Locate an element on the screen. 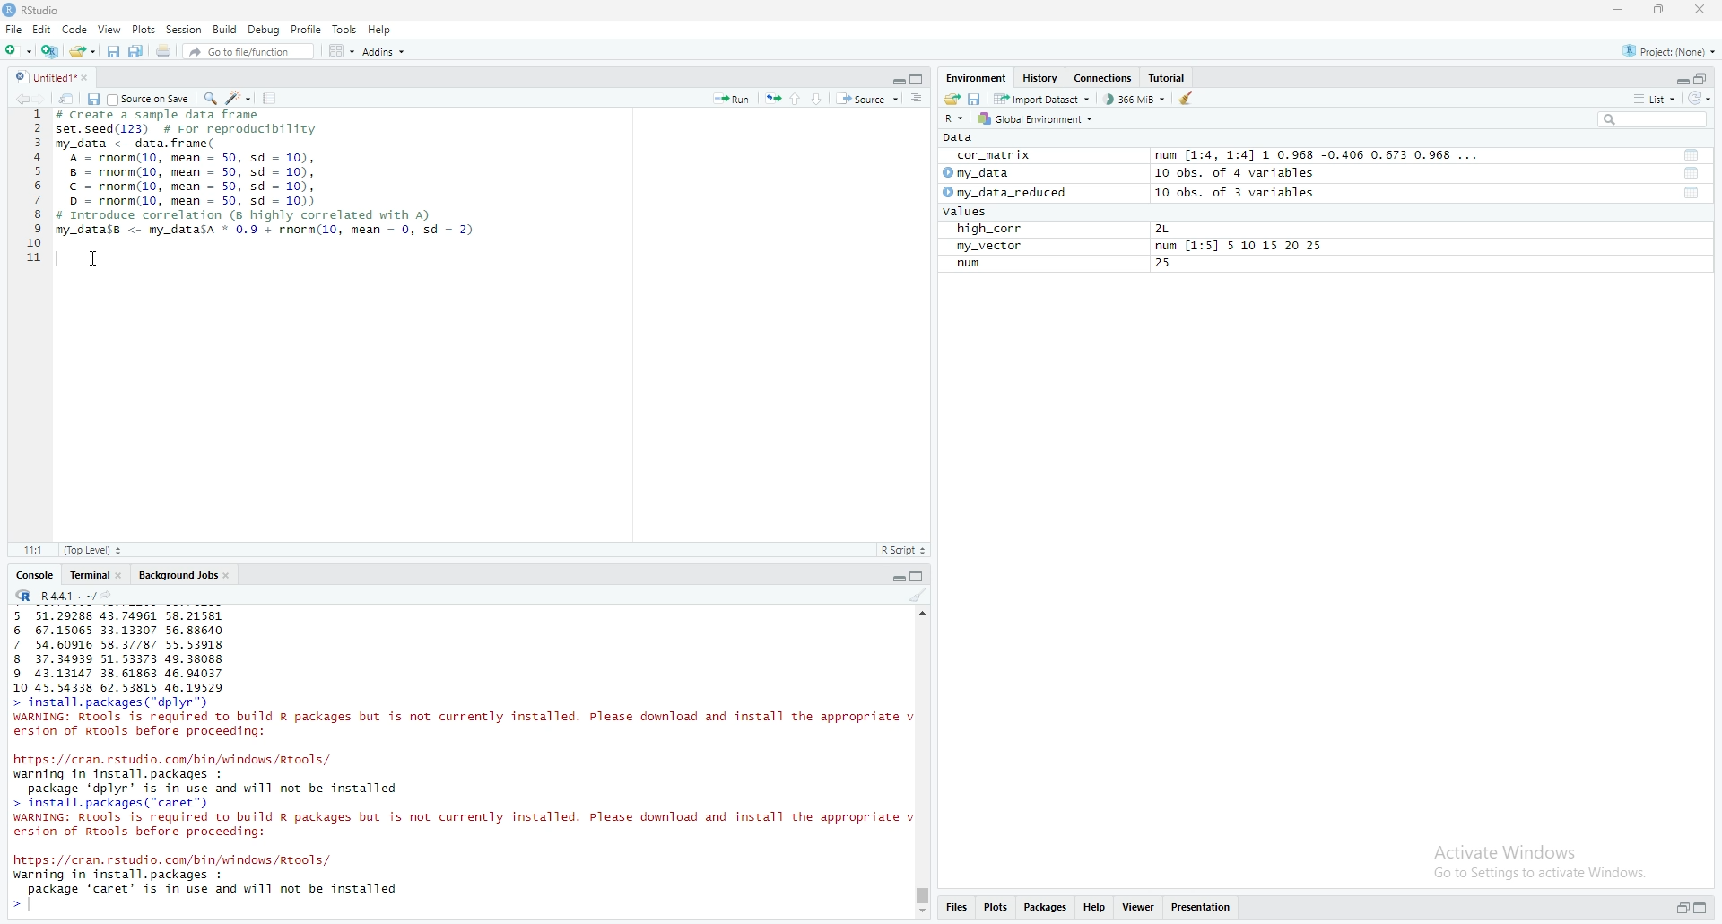 This screenshot has height=924, width=1722. Plots is located at coordinates (995, 907).